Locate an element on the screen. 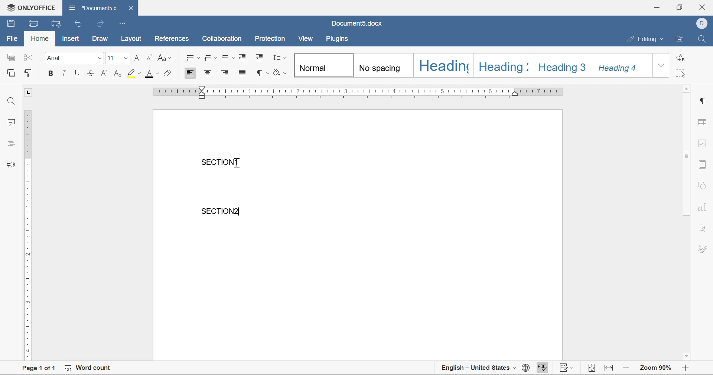 The image size is (713, 375). header & footer settings is located at coordinates (702, 165).